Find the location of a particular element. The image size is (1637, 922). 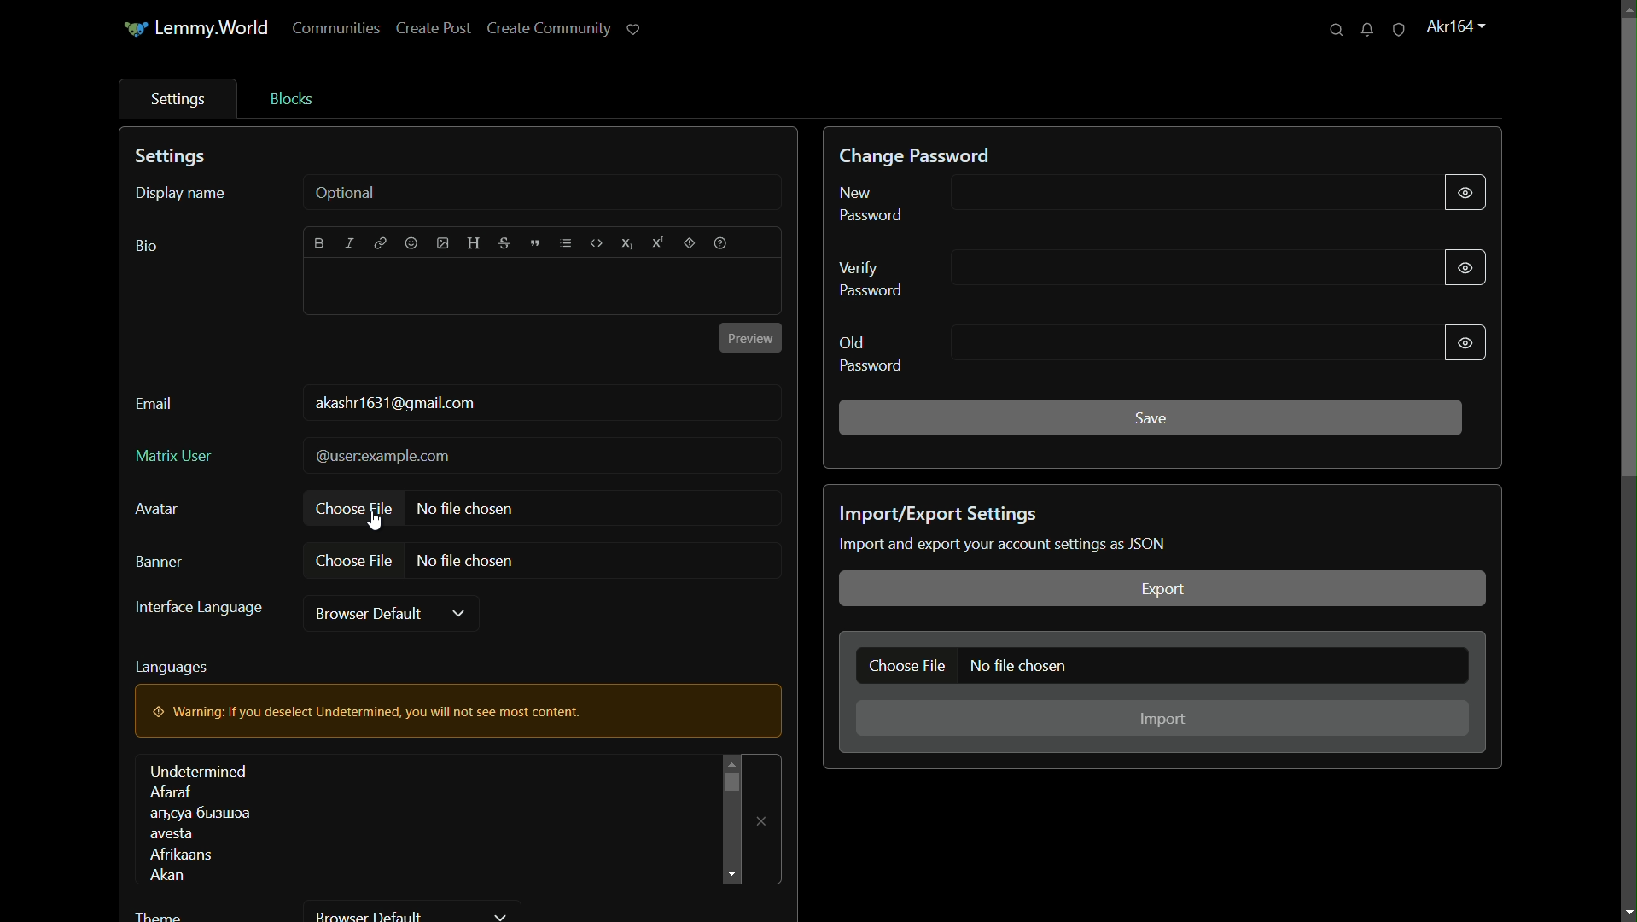

matrix user is located at coordinates (172, 454).